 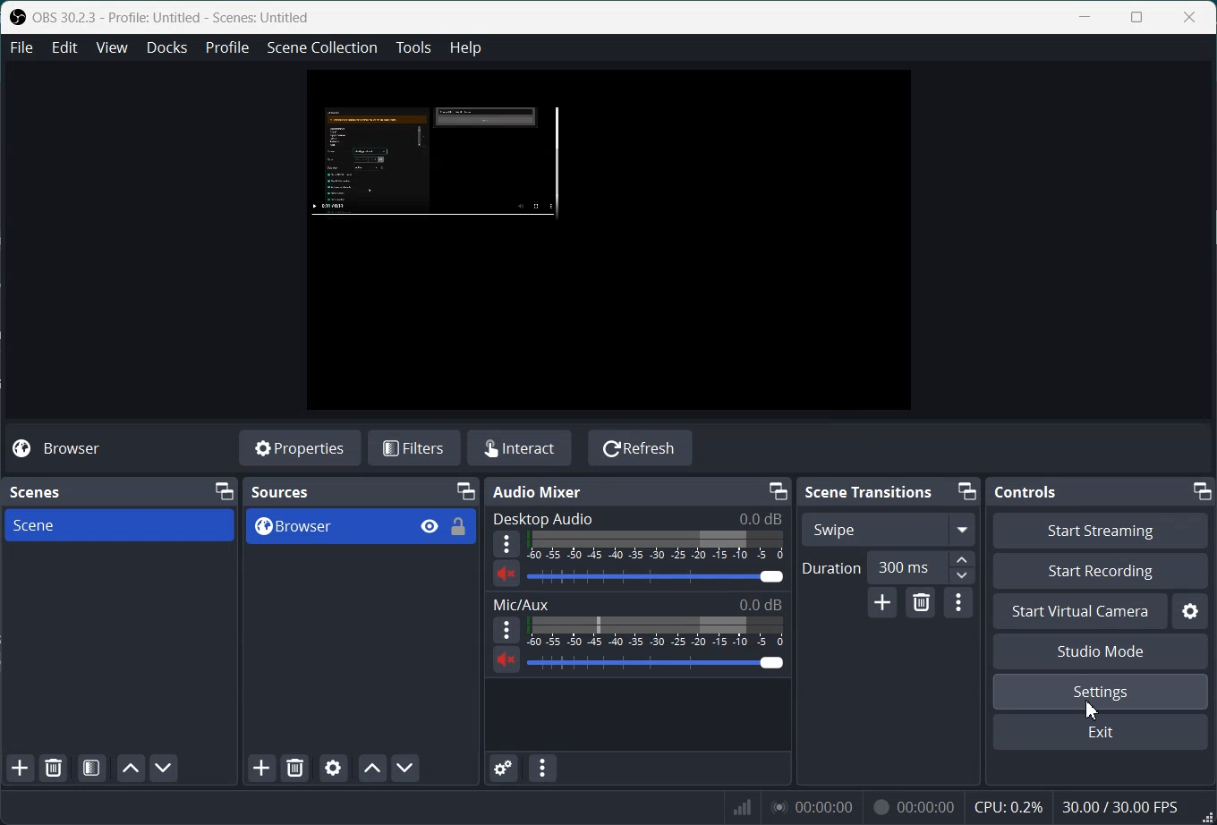 I want to click on Desktop Audio 0.0 dB, so click(x=637, y=518).